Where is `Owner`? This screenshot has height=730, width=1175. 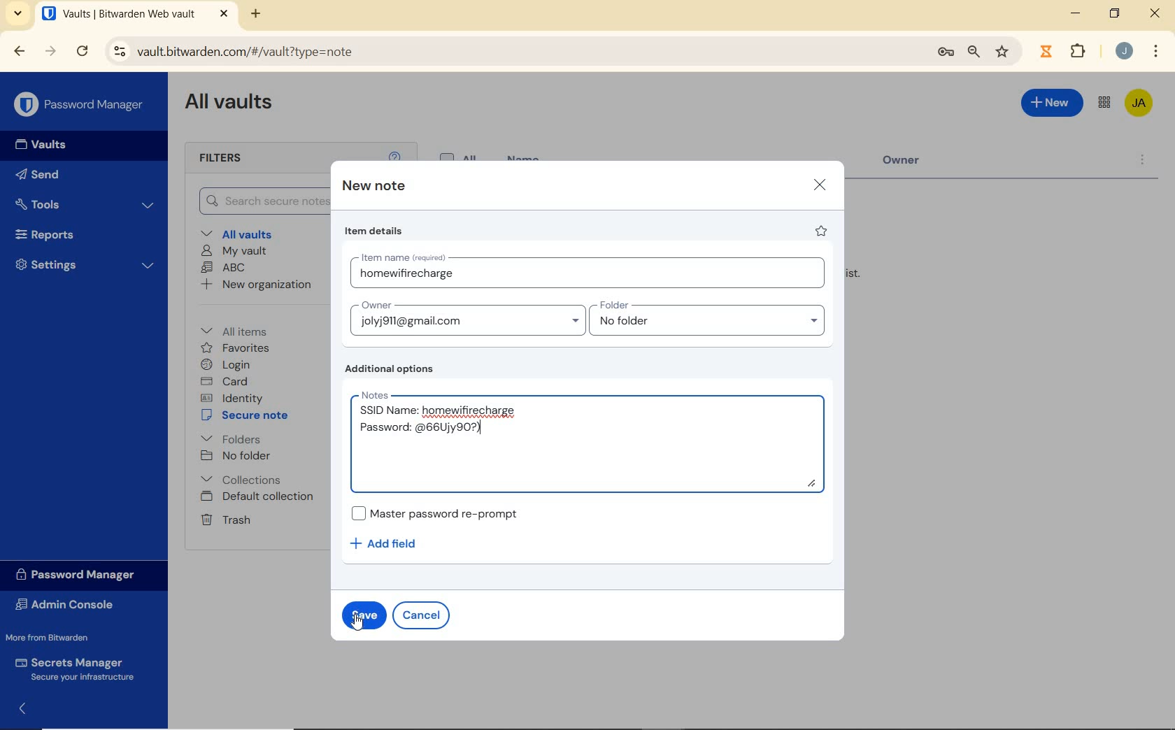 Owner is located at coordinates (913, 164).